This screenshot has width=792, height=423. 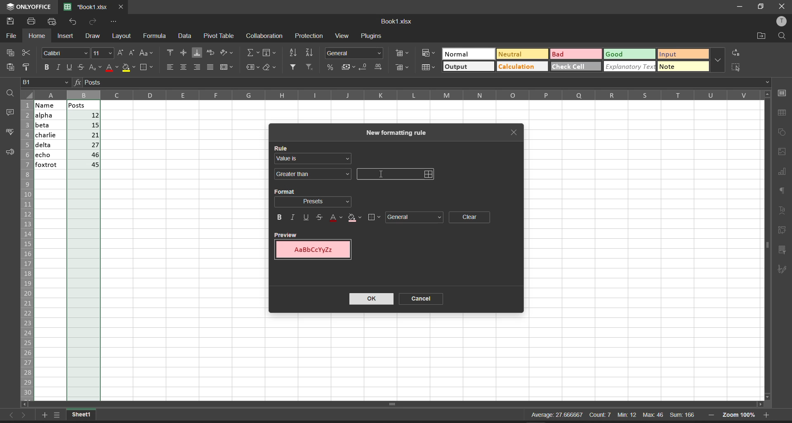 What do you see at coordinates (740, 6) in the screenshot?
I see `minimize` at bounding box center [740, 6].